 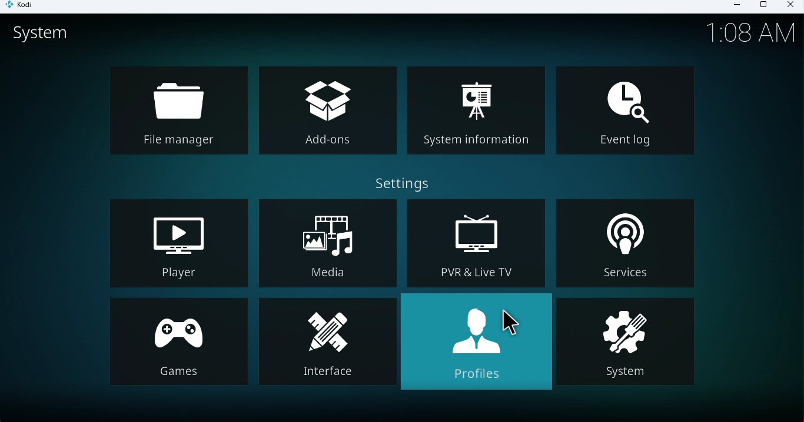 I want to click on Serives, so click(x=630, y=241).